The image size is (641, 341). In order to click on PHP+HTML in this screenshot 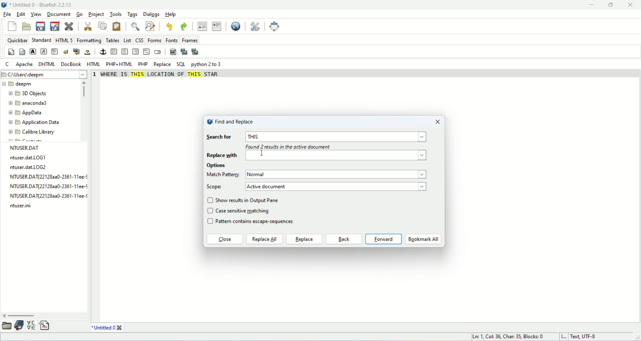, I will do `click(119, 64)`.